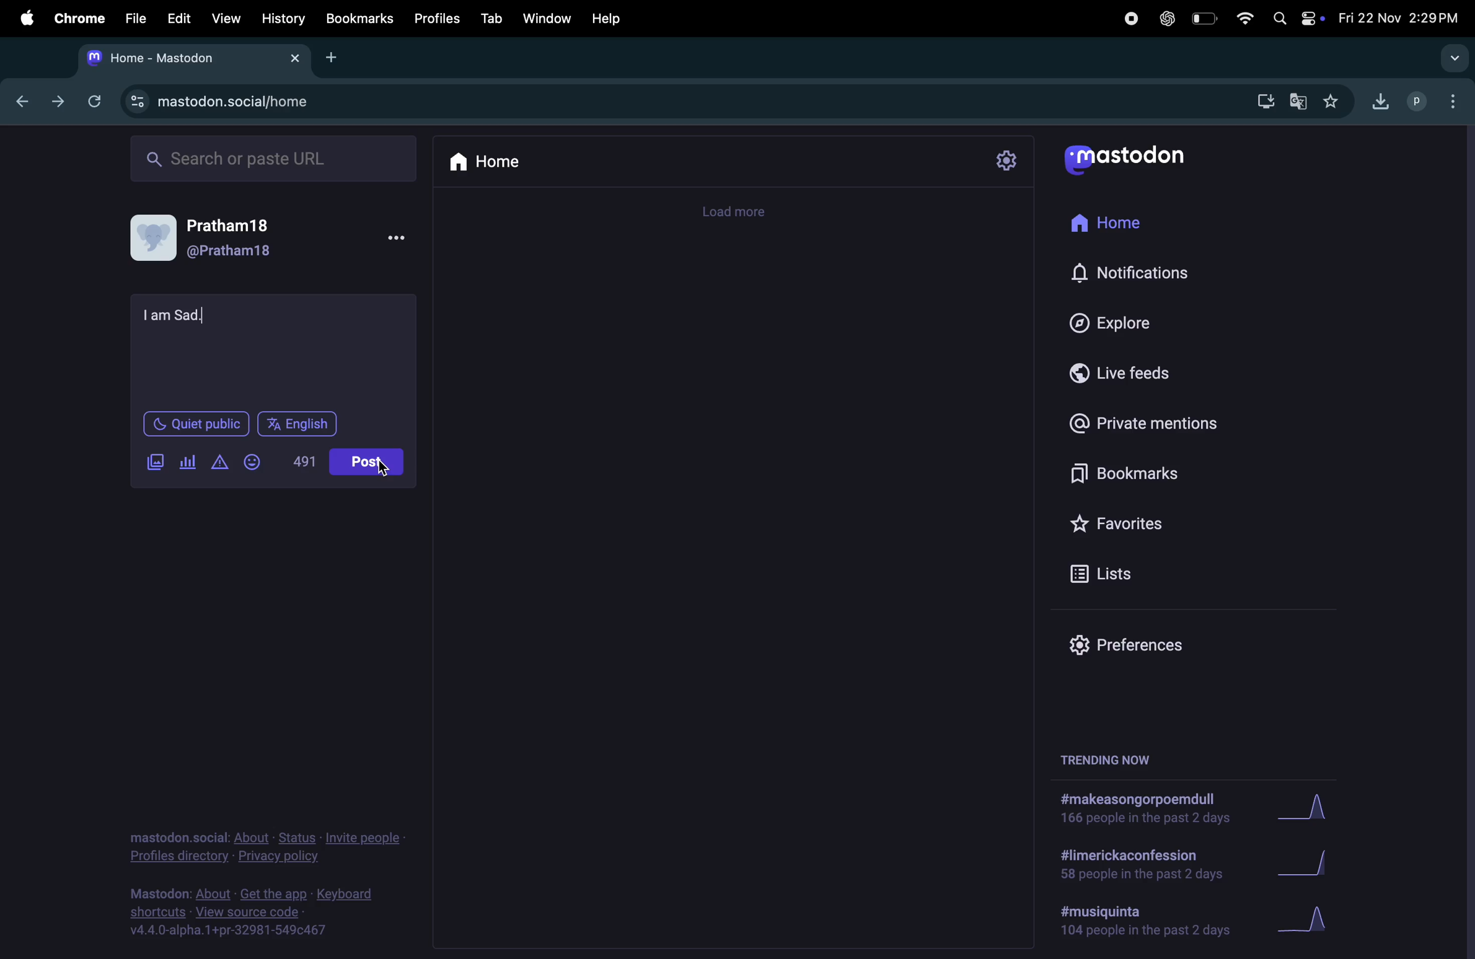 This screenshot has height=959, width=1475. Describe the element at coordinates (187, 462) in the screenshot. I see `polls` at that location.